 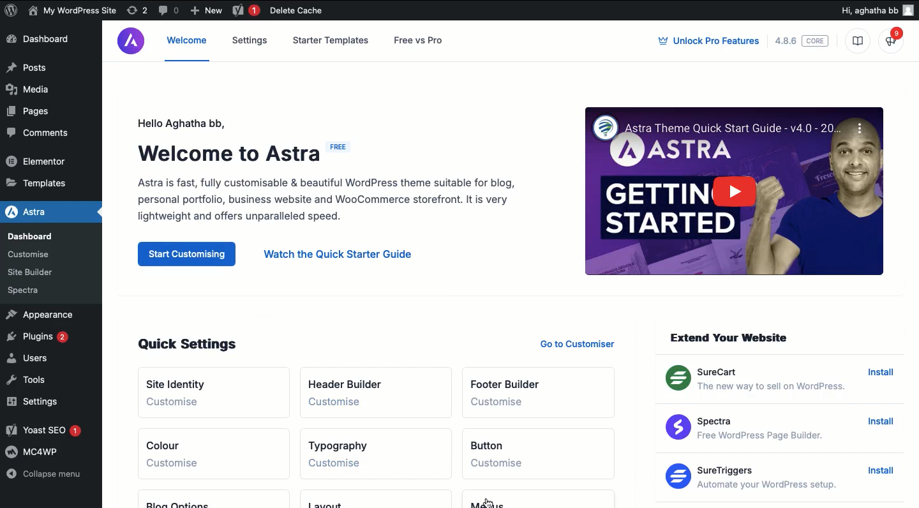 What do you see at coordinates (758, 477) in the screenshot?
I see `SureTrigger` at bounding box center [758, 477].